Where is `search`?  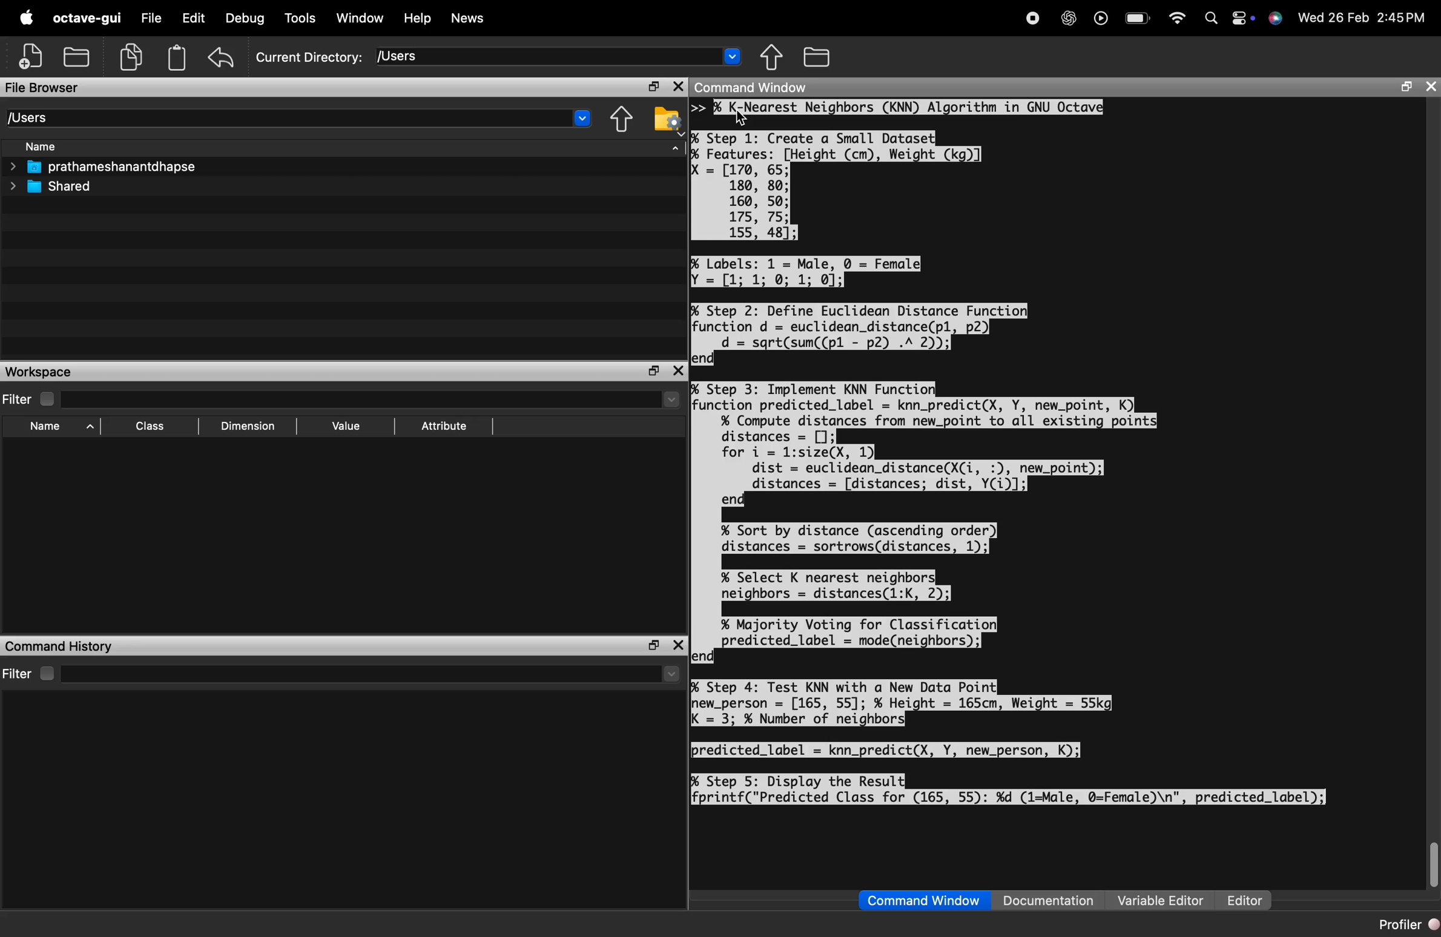 search is located at coordinates (1206, 19).